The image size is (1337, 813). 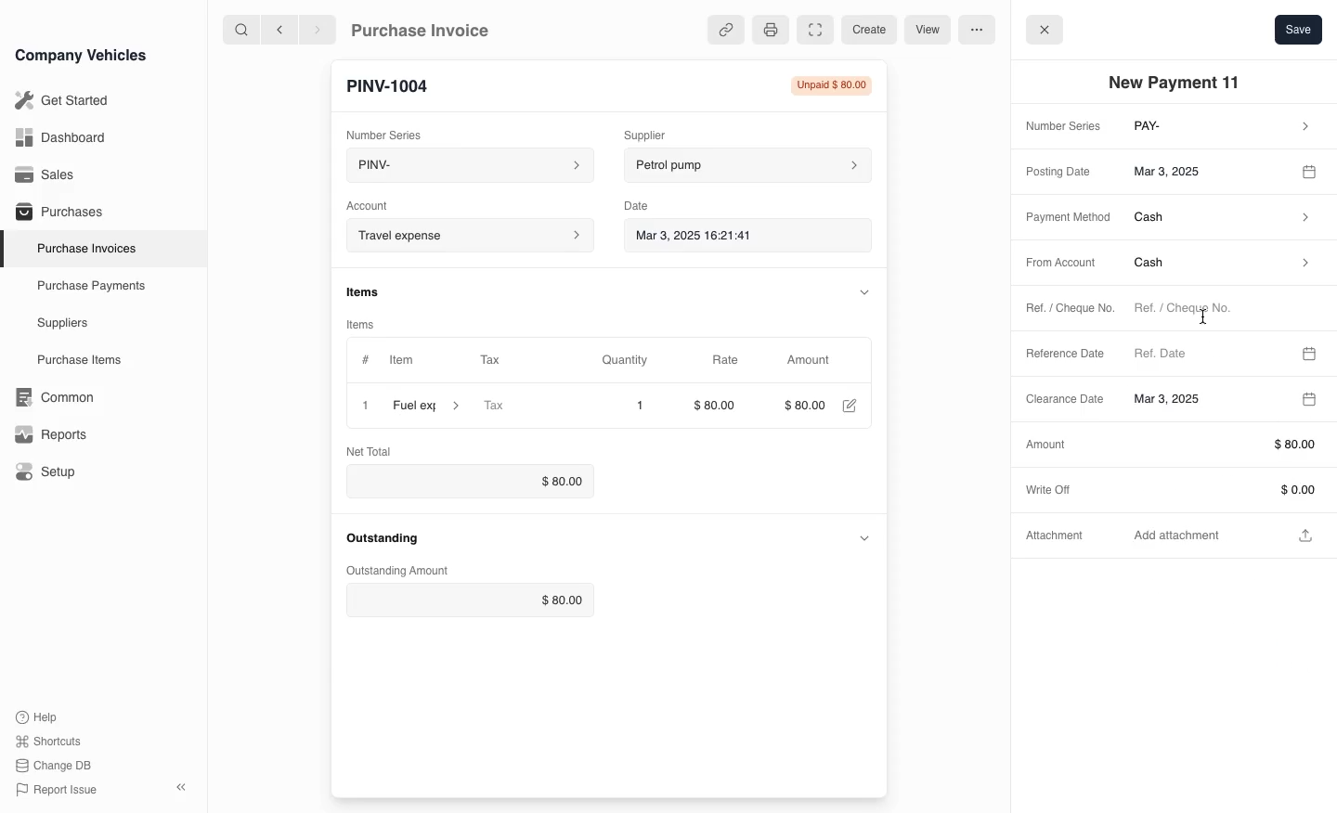 What do you see at coordinates (1058, 401) in the screenshot?
I see `Clearance Date` at bounding box center [1058, 401].